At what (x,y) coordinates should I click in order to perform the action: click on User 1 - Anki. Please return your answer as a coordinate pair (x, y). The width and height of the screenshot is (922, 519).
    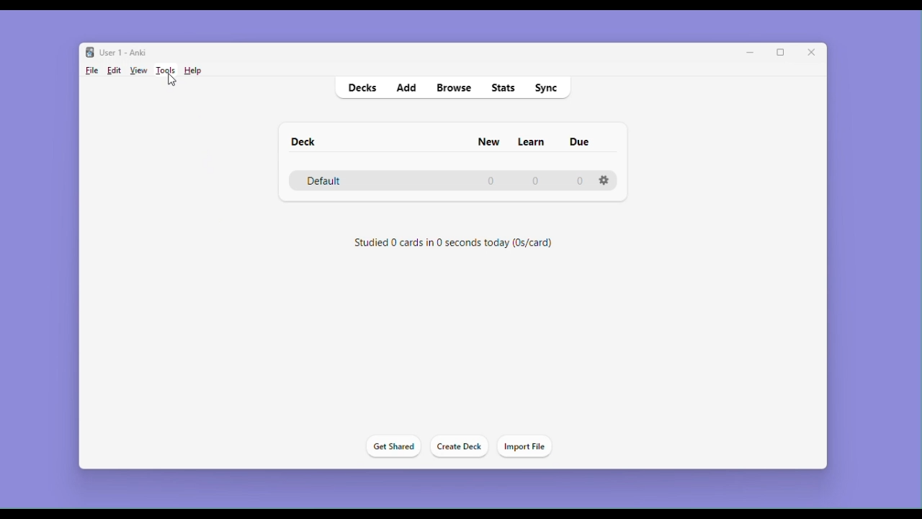
    Looking at the image, I should click on (120, 53).